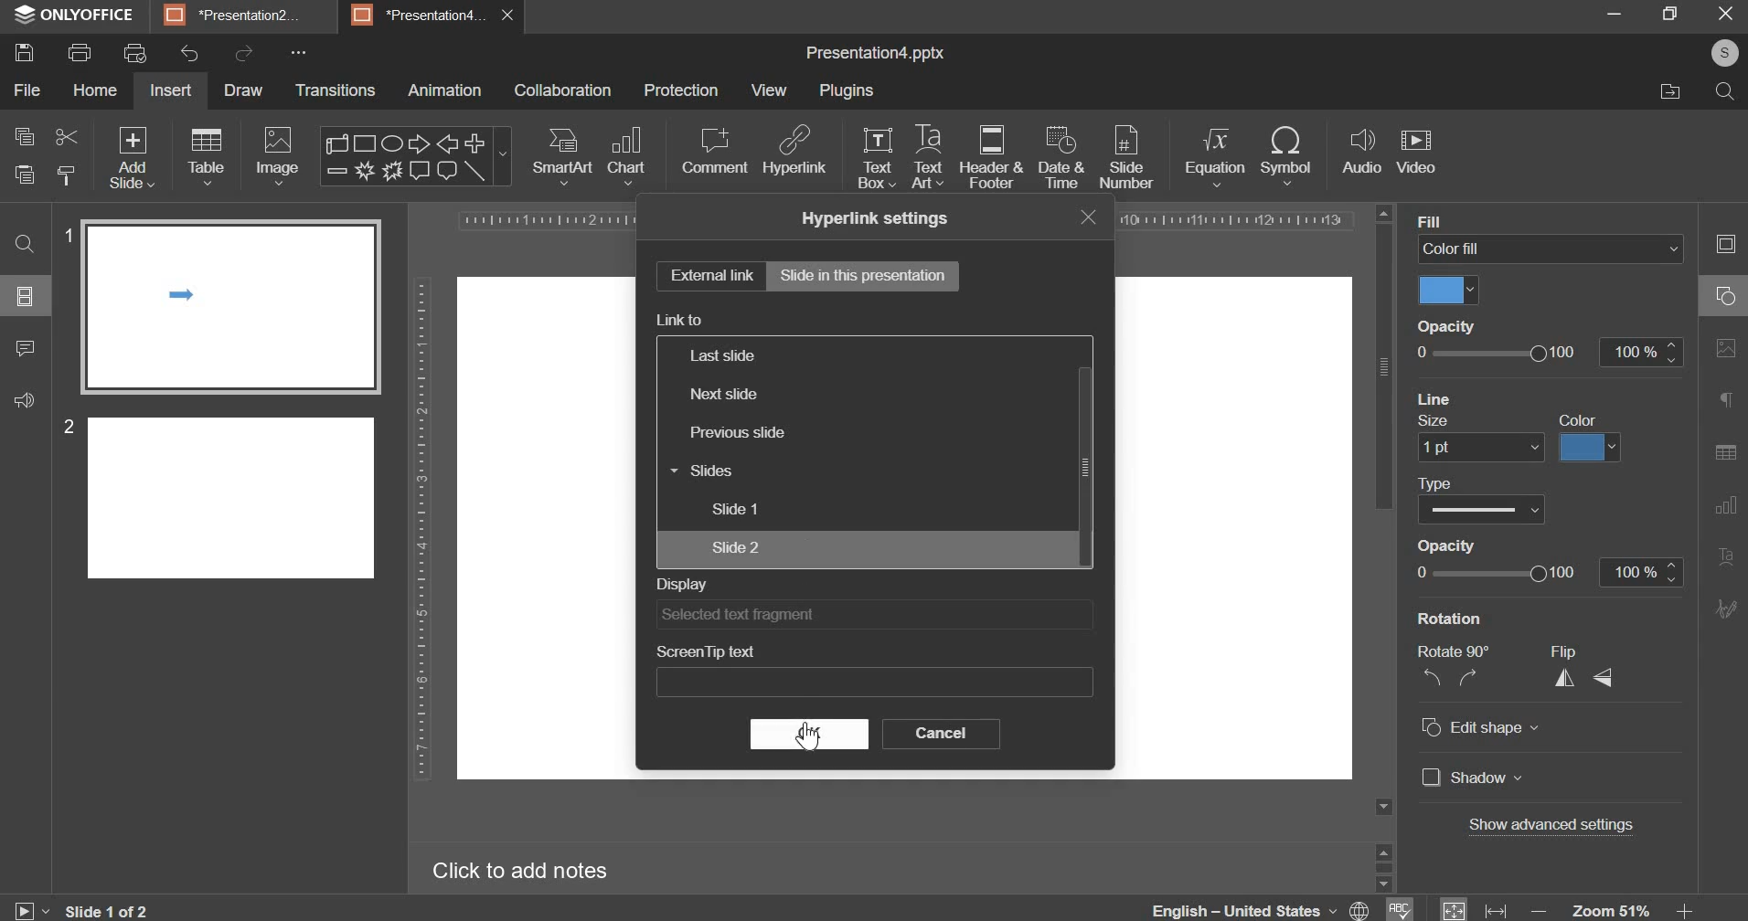  Describe the element at coordinates (82, 52) in the screenshot. I see `print` at that location.